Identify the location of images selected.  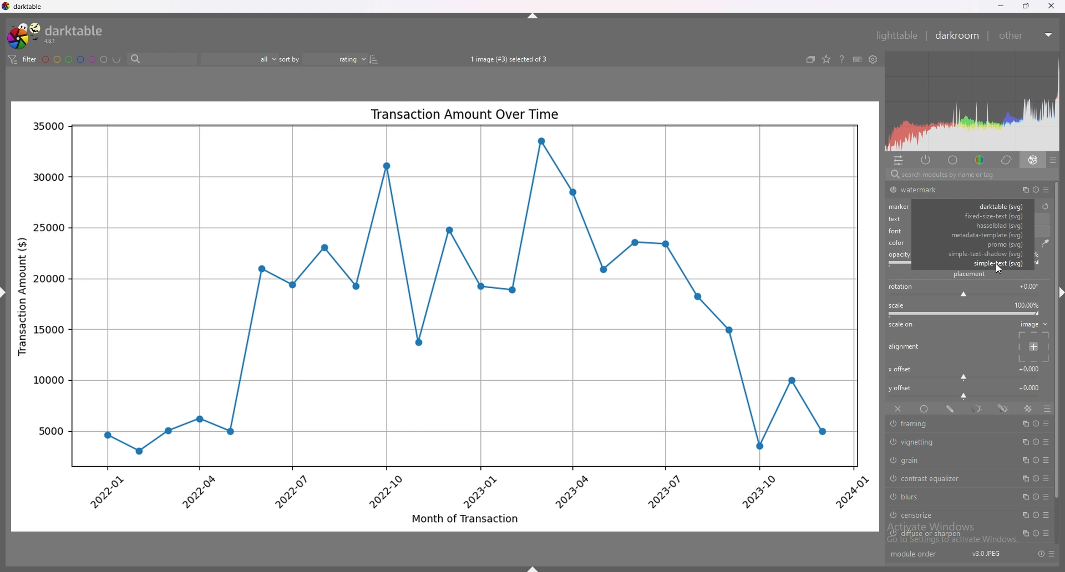
(507, 59).